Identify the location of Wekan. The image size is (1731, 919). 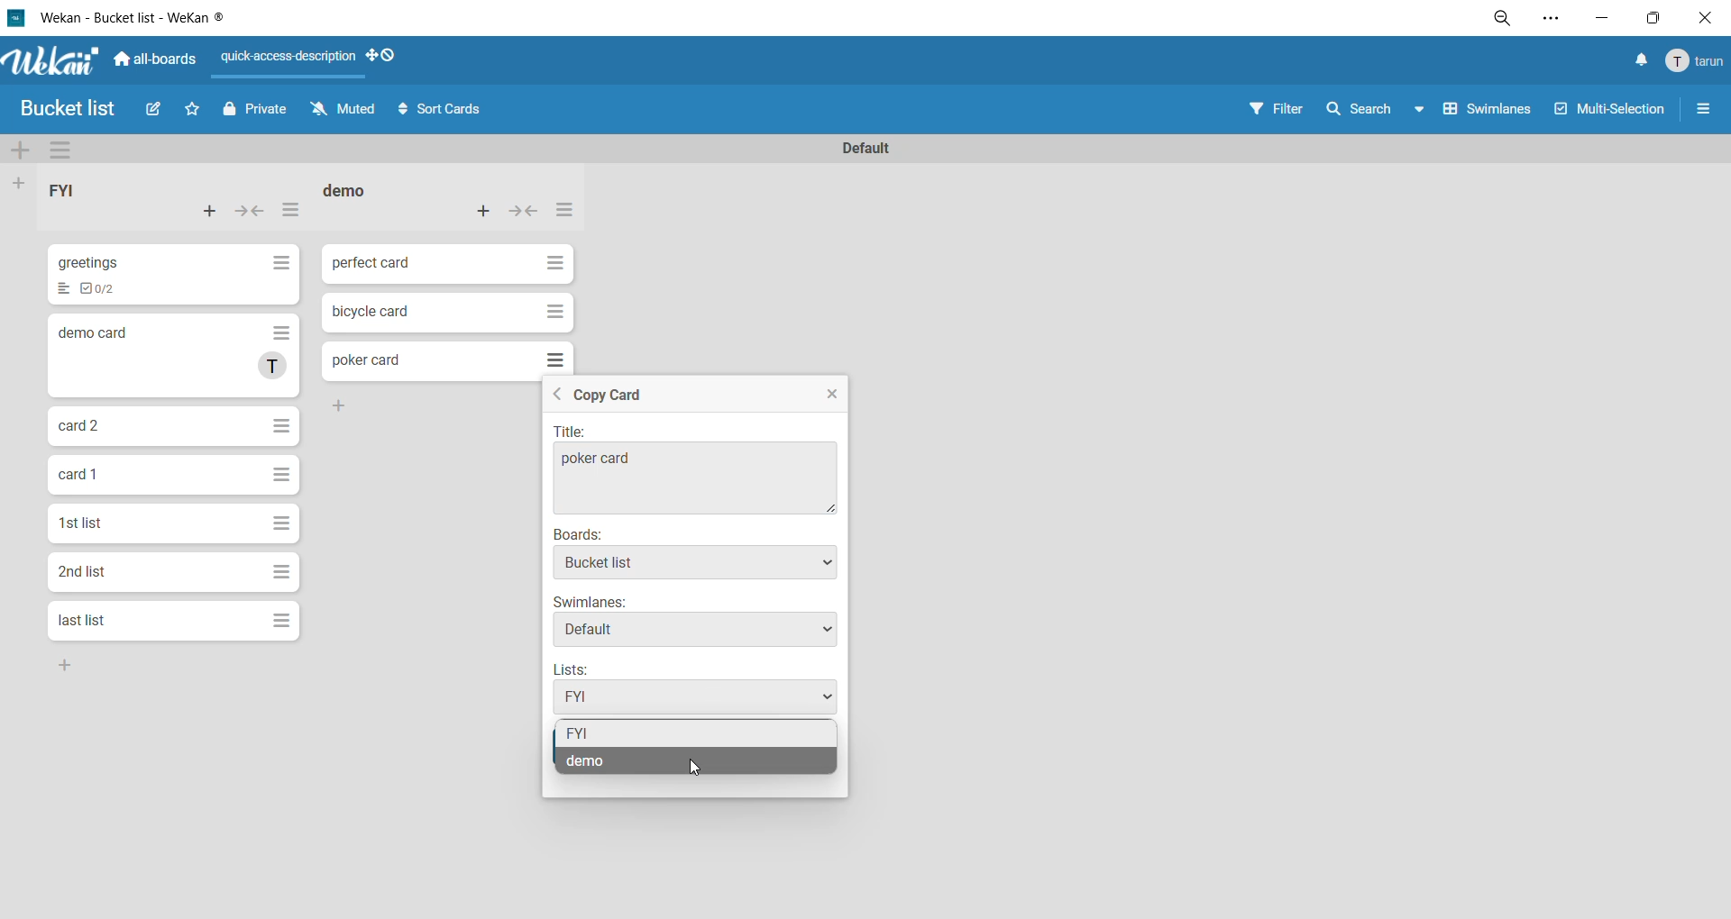
(48, 59).